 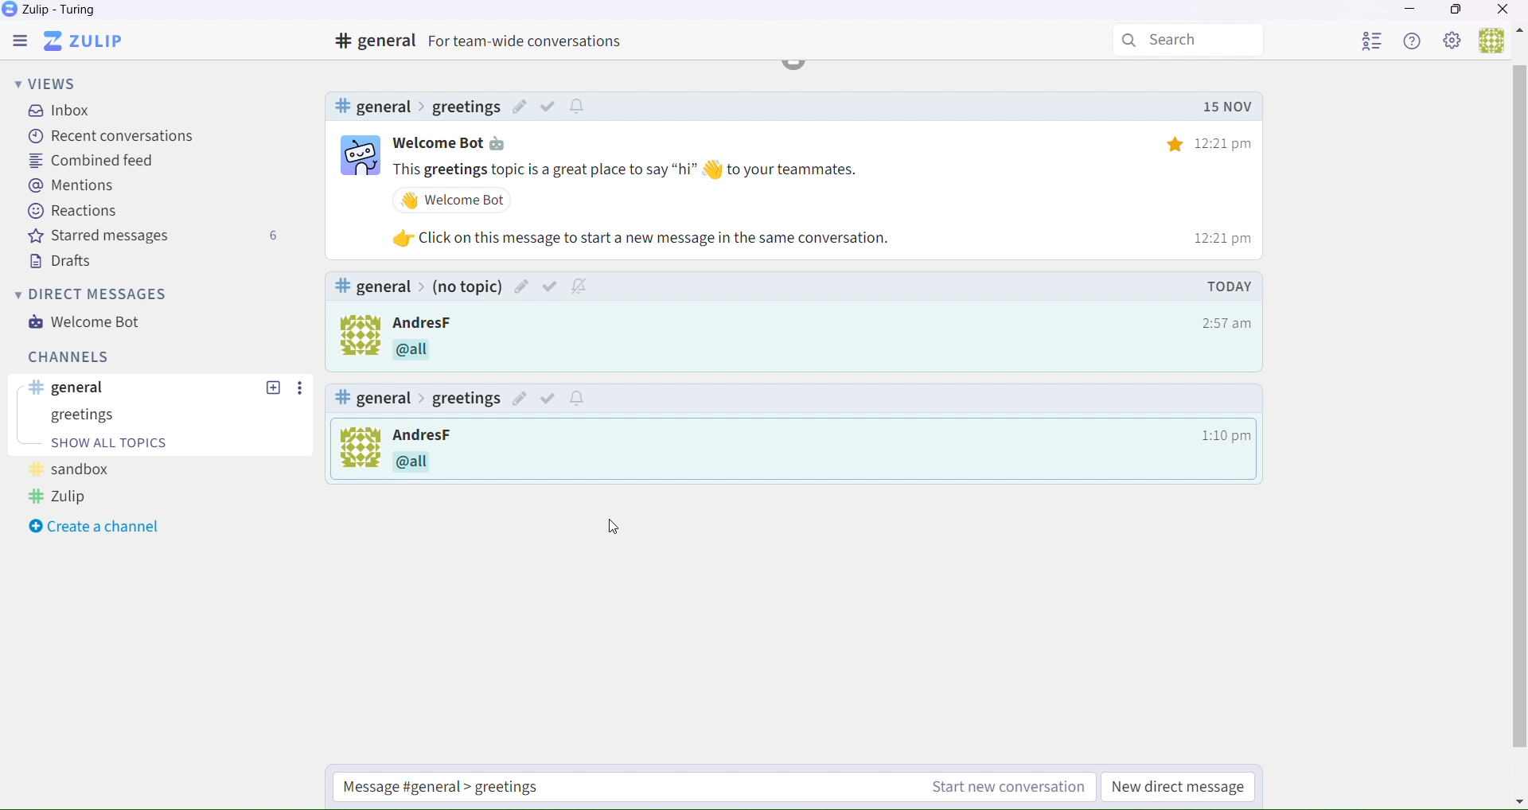 I want to click on 12:21 pm, so click(x=1214, y=238).